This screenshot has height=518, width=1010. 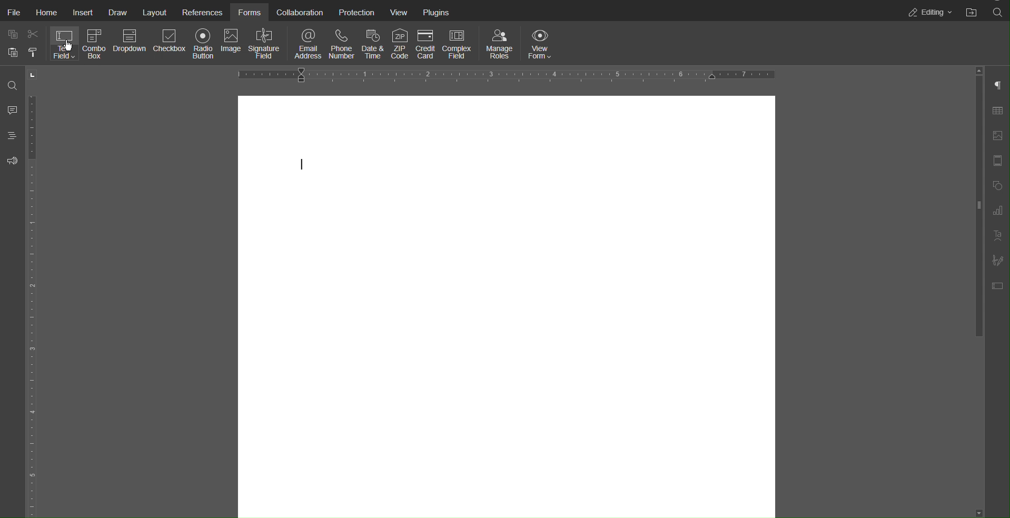 I want to click on Complex Field, so click(x=459, y=44).